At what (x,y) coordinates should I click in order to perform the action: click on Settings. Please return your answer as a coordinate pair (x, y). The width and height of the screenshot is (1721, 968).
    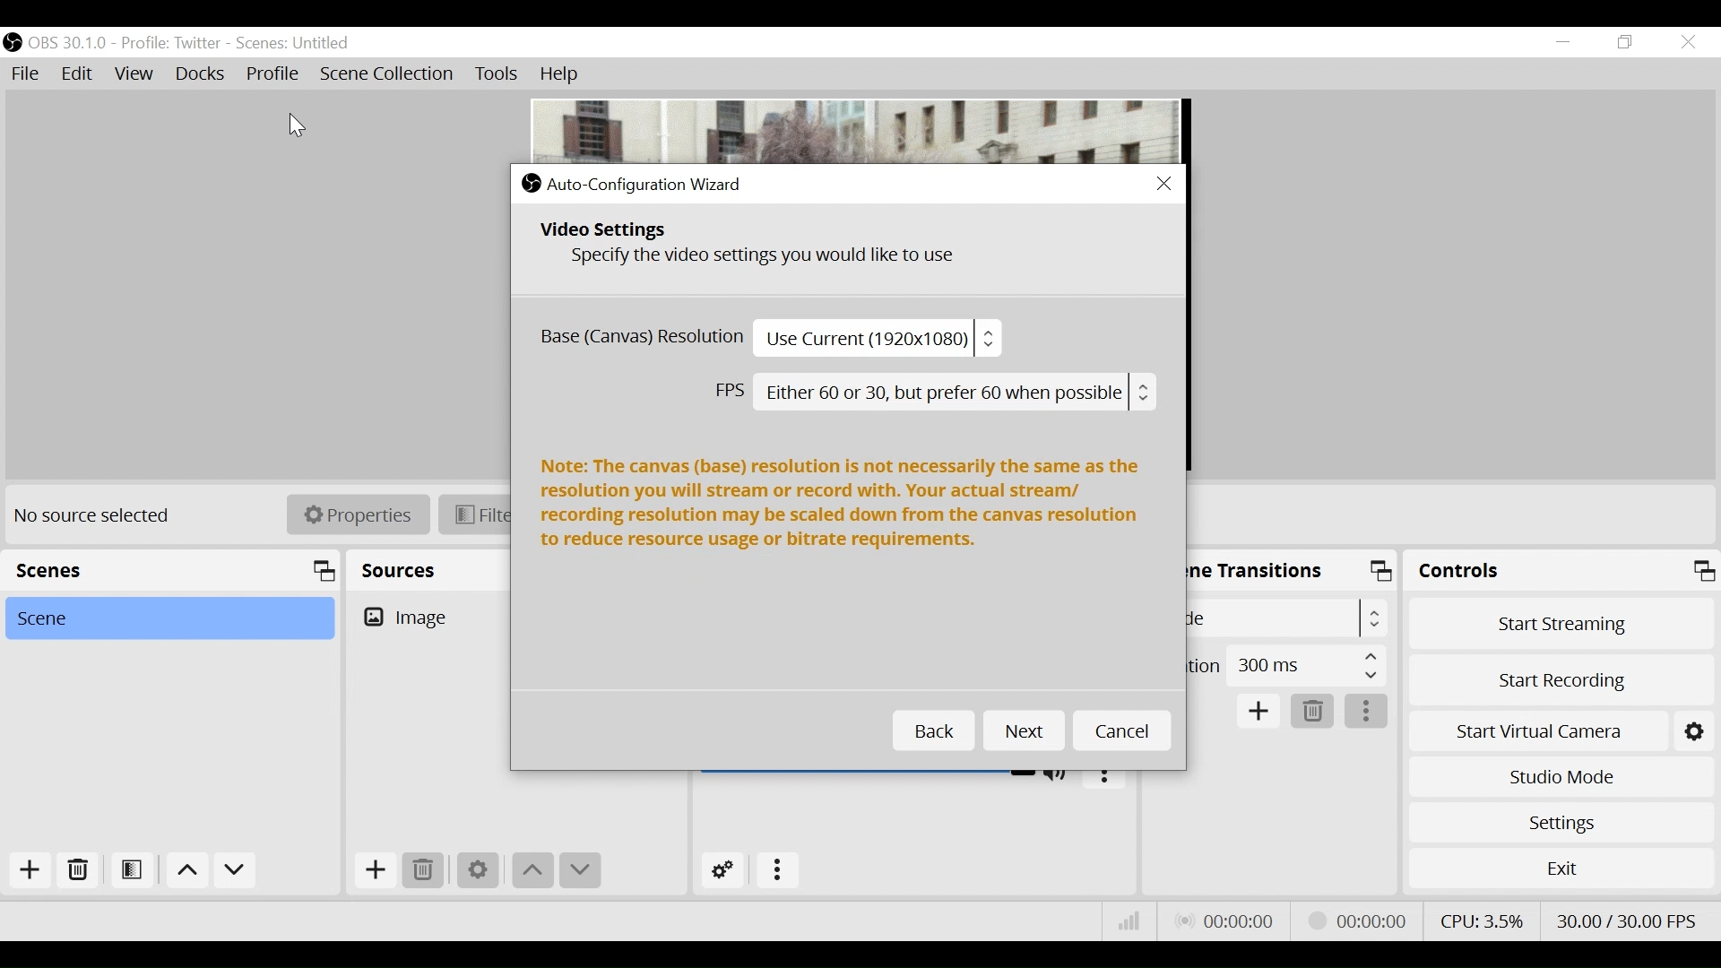
    Looking at the image, I should click on (476, 871).